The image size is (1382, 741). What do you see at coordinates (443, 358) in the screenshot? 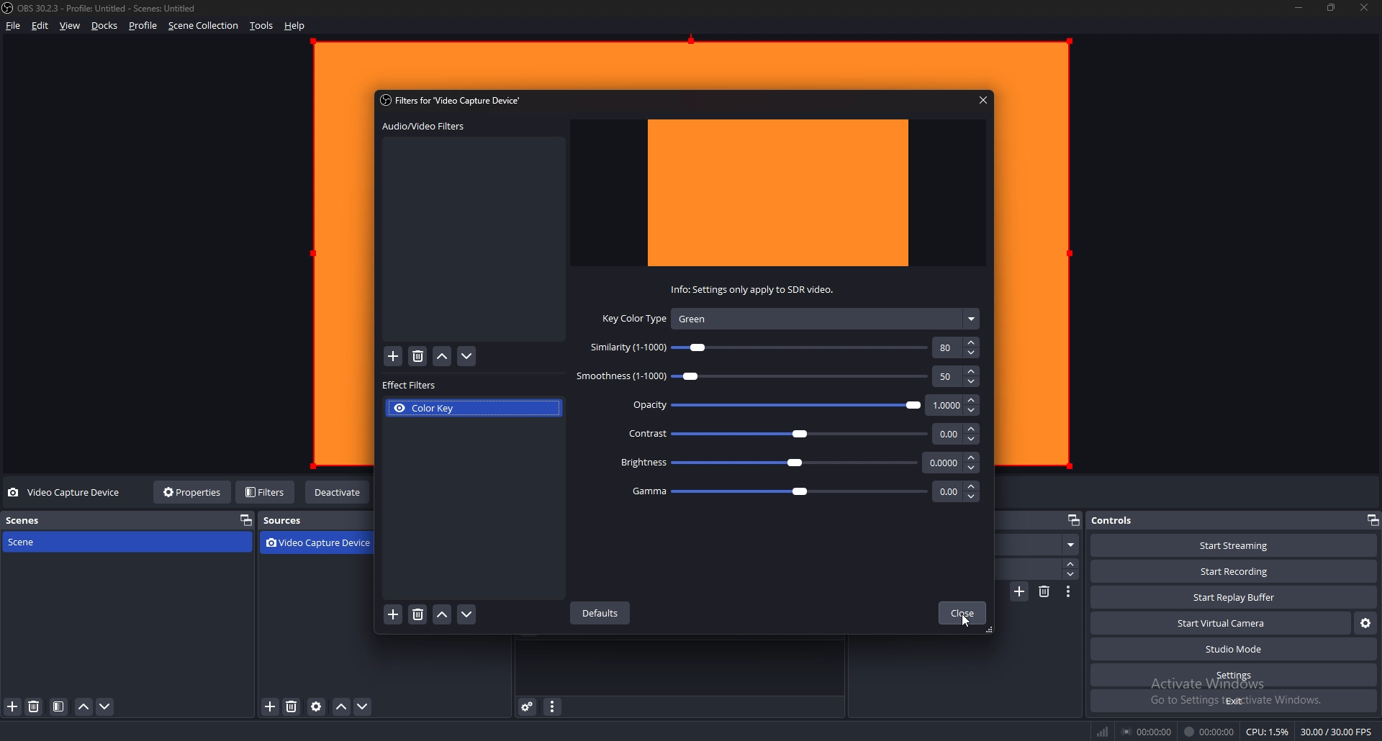
I see `move filter up` at bounding box center [443, 358].